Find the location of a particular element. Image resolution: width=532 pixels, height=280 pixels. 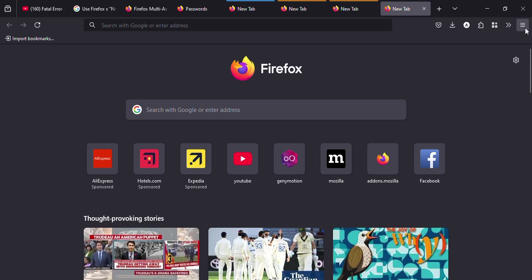

add tab is located at coordinates (439, 9).